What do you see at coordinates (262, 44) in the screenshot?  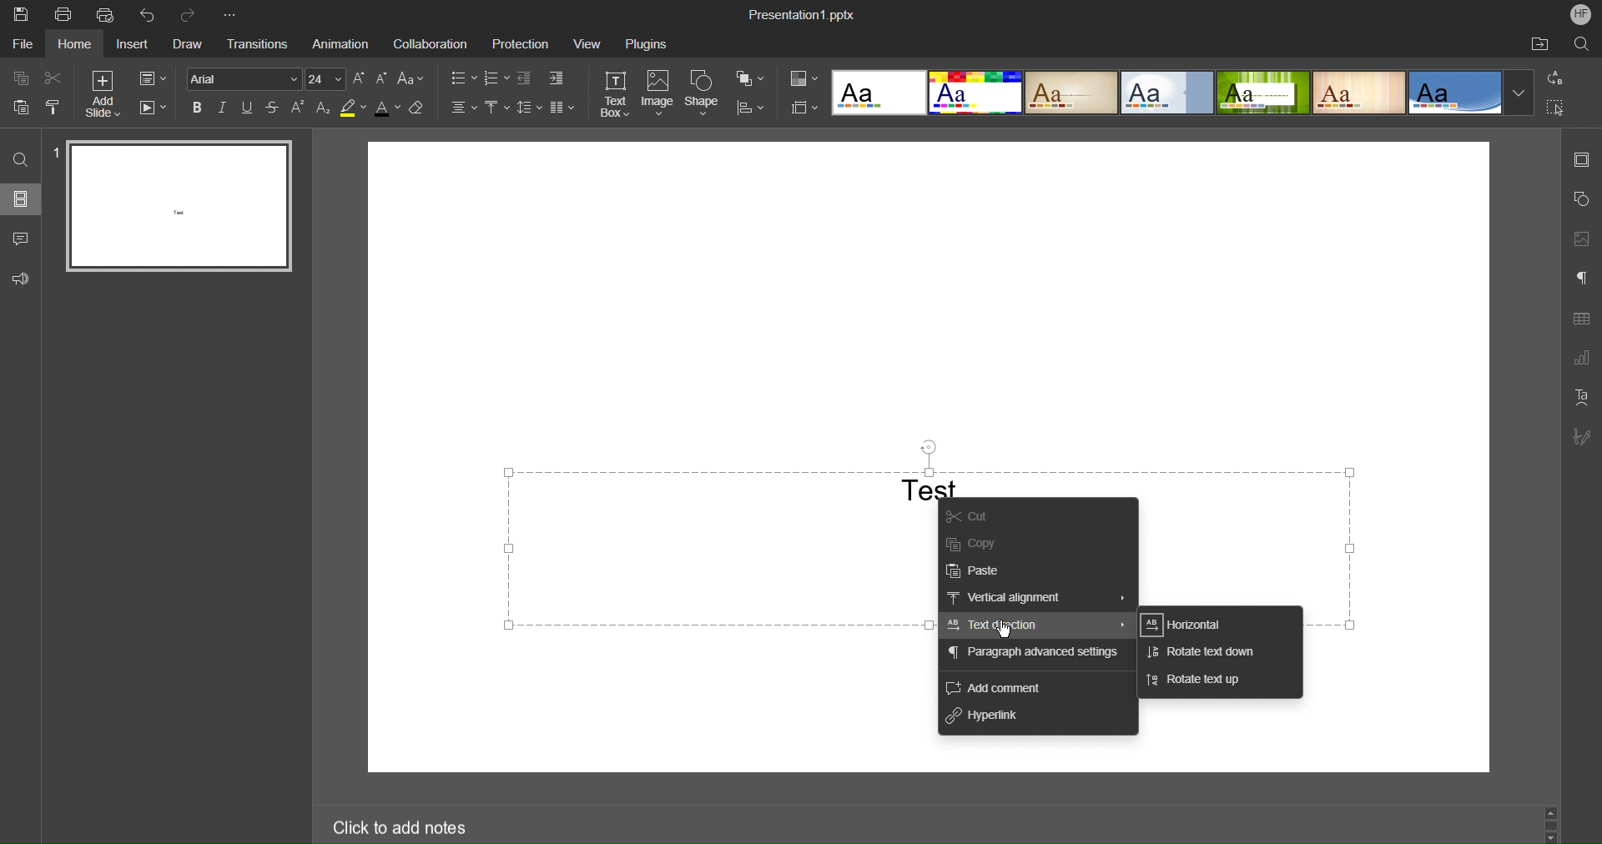 I see `Transitions` at bounding box center [262, 44].